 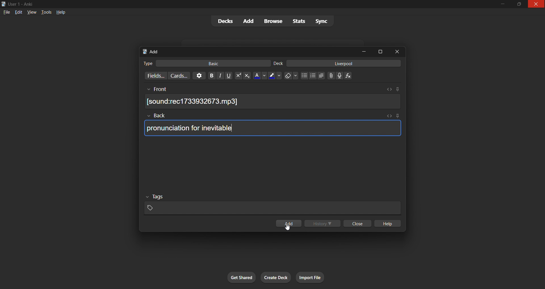 I want to click on cursor, so click(x=288, y=228).